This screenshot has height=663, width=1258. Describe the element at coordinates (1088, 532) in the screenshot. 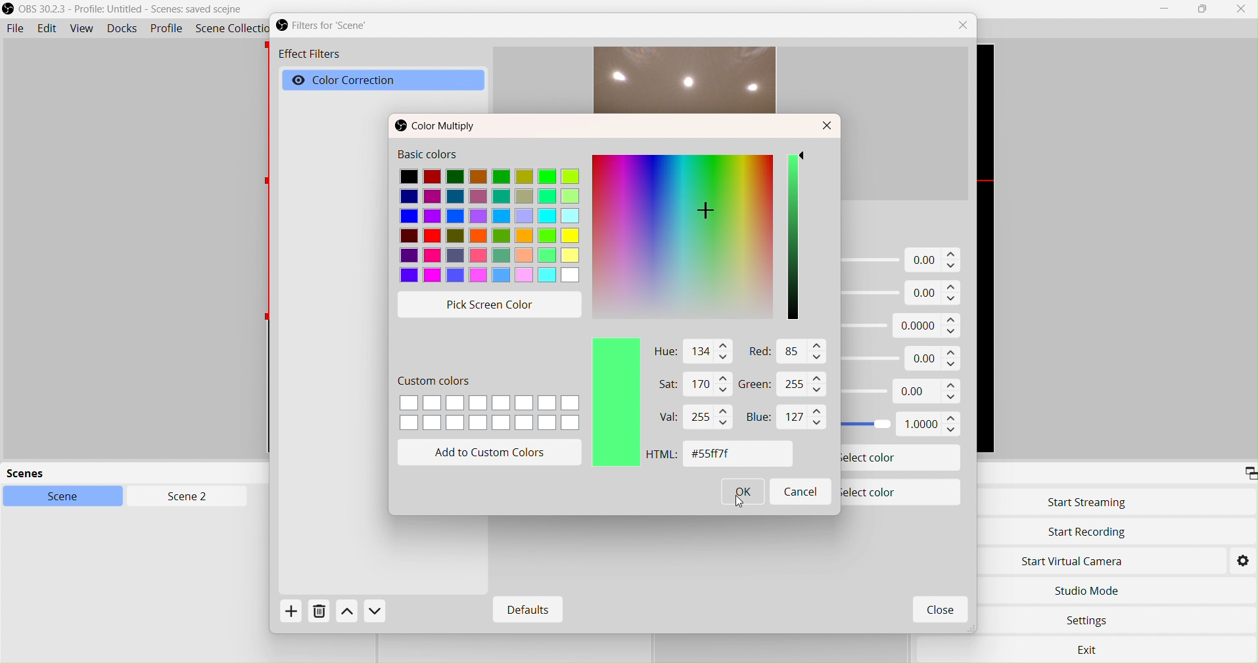

I see `Start Recording` at that location.